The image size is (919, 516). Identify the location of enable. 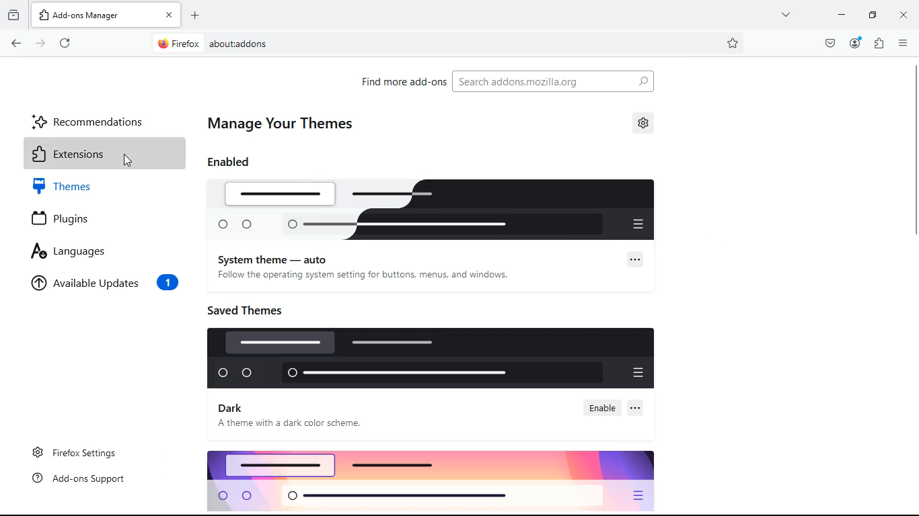
(603, 408).